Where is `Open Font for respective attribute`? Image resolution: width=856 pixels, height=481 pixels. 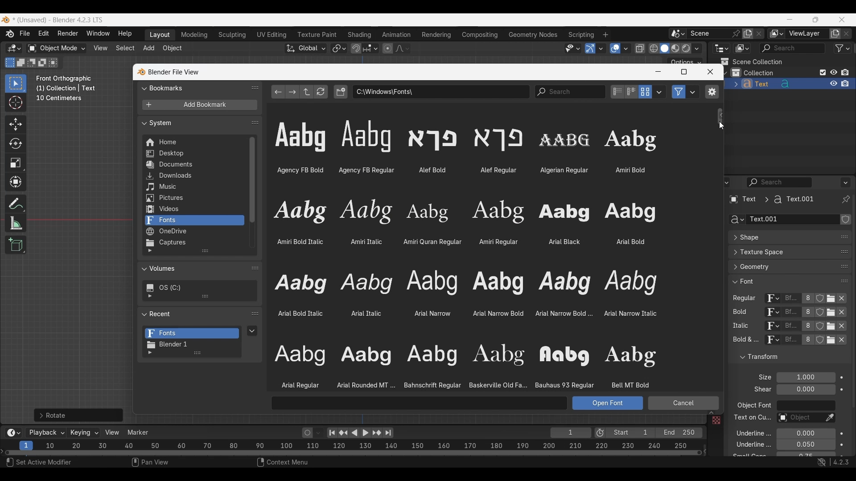 Open Font for respective attribute is located at coordinates (831, 300).